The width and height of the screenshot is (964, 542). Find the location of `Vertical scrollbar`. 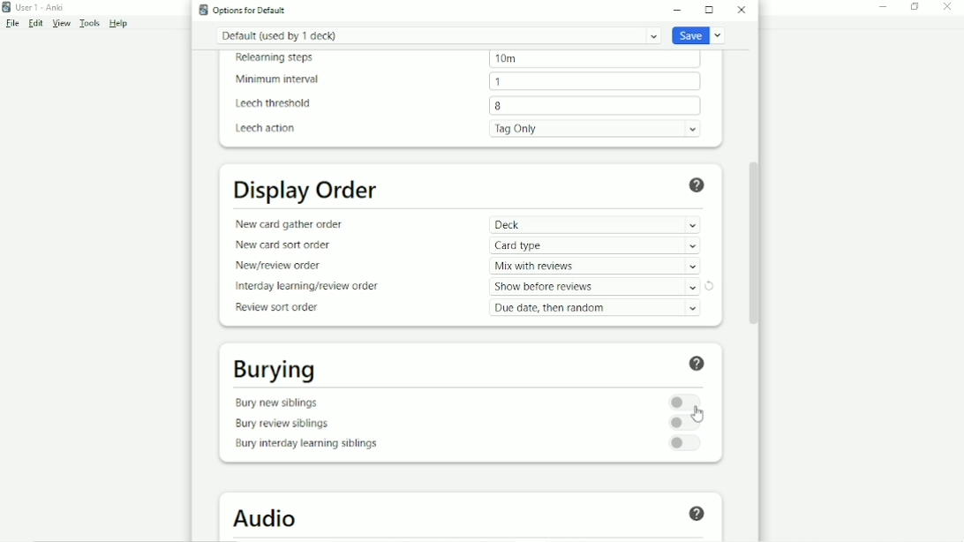

Vertical scrollbar is located at coordinates (759, 236).